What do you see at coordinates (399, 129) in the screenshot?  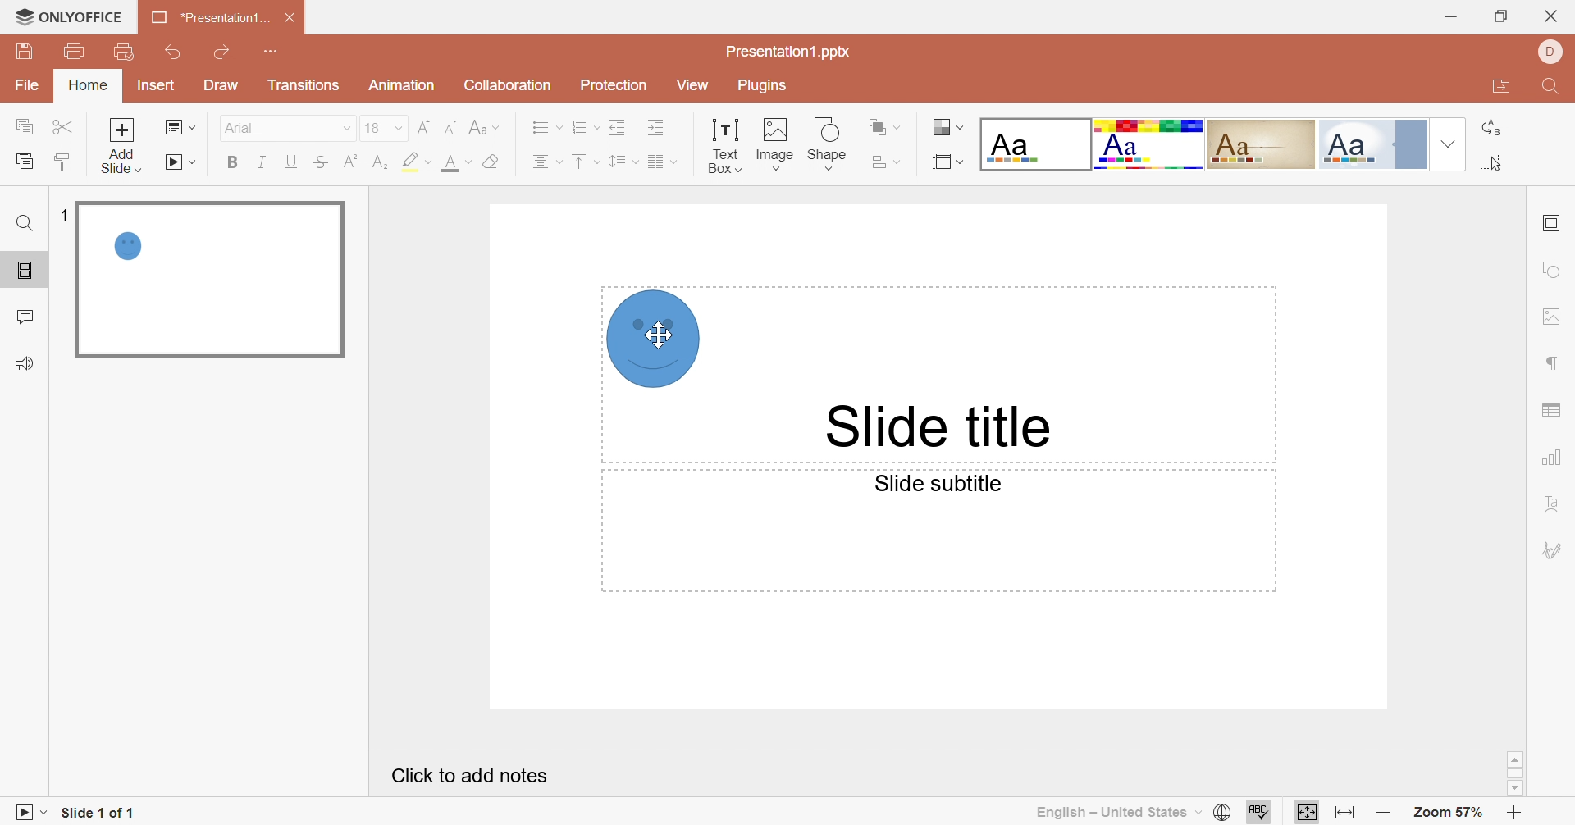 I see `Drop Down` at bounding box center [399, 129].